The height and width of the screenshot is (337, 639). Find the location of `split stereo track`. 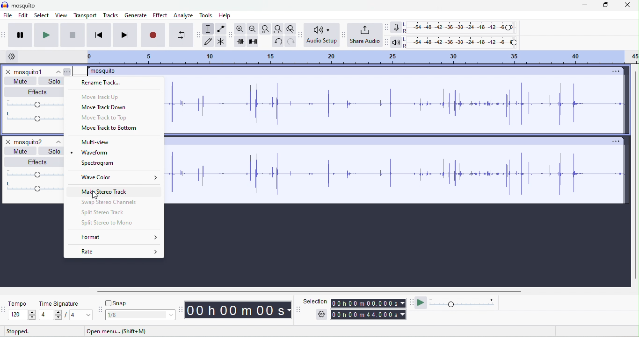

split stereo track is located at coordinates (103, 212).